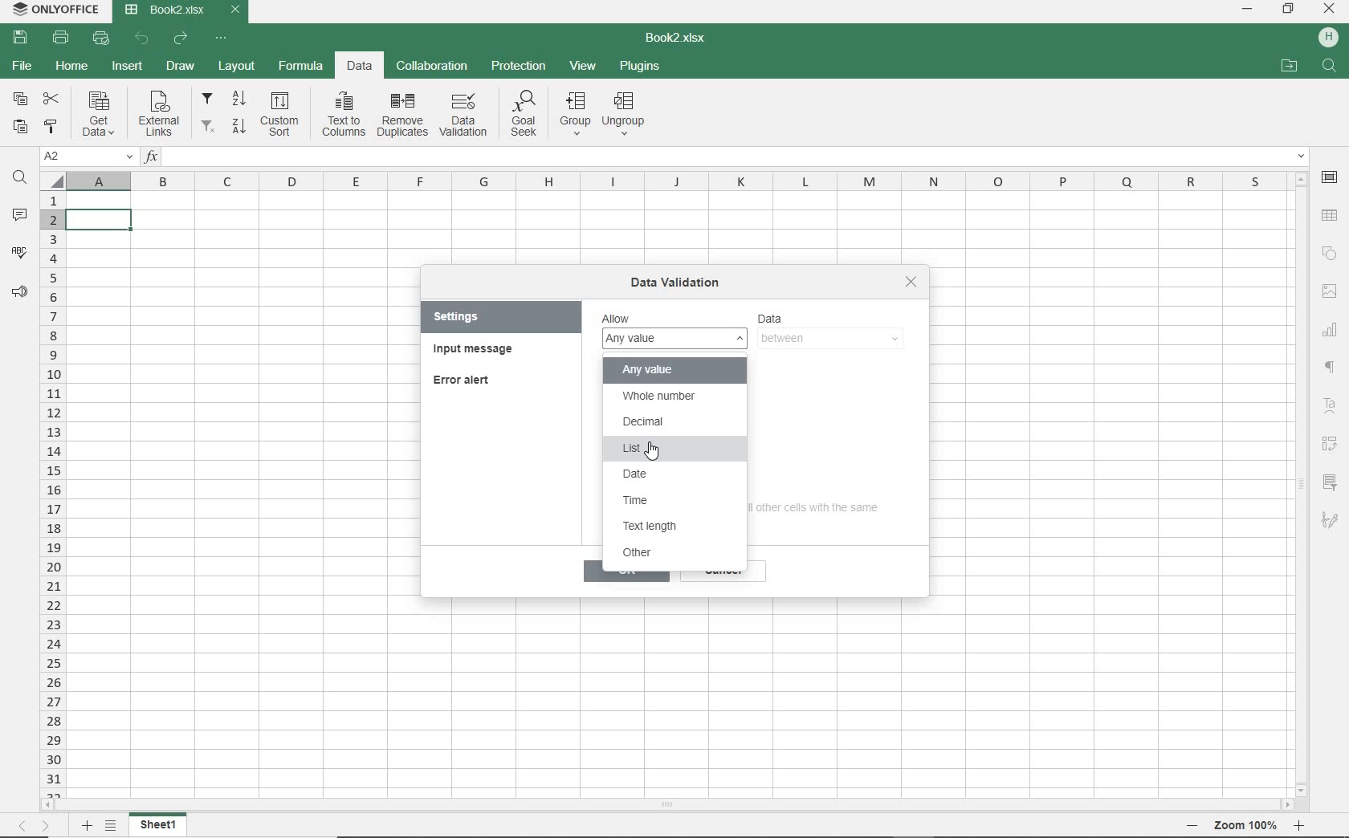 The image size is (1349, 838). Describe the element at coordinates (622, 318) in the screenshot. I see `allow` at that location.